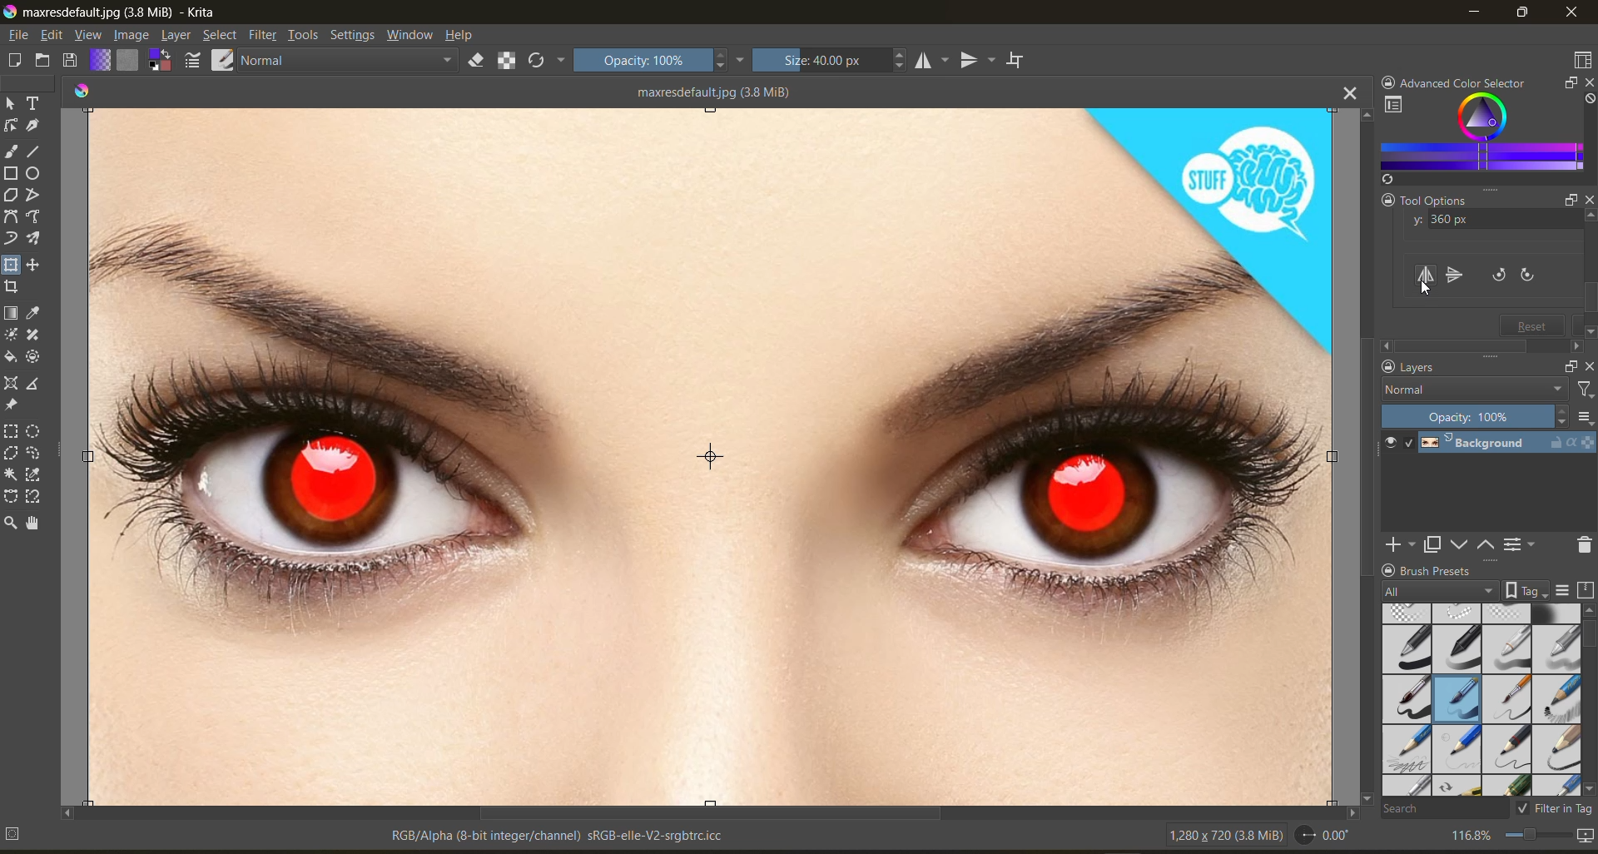  I want to click on view, so click(91, 37).